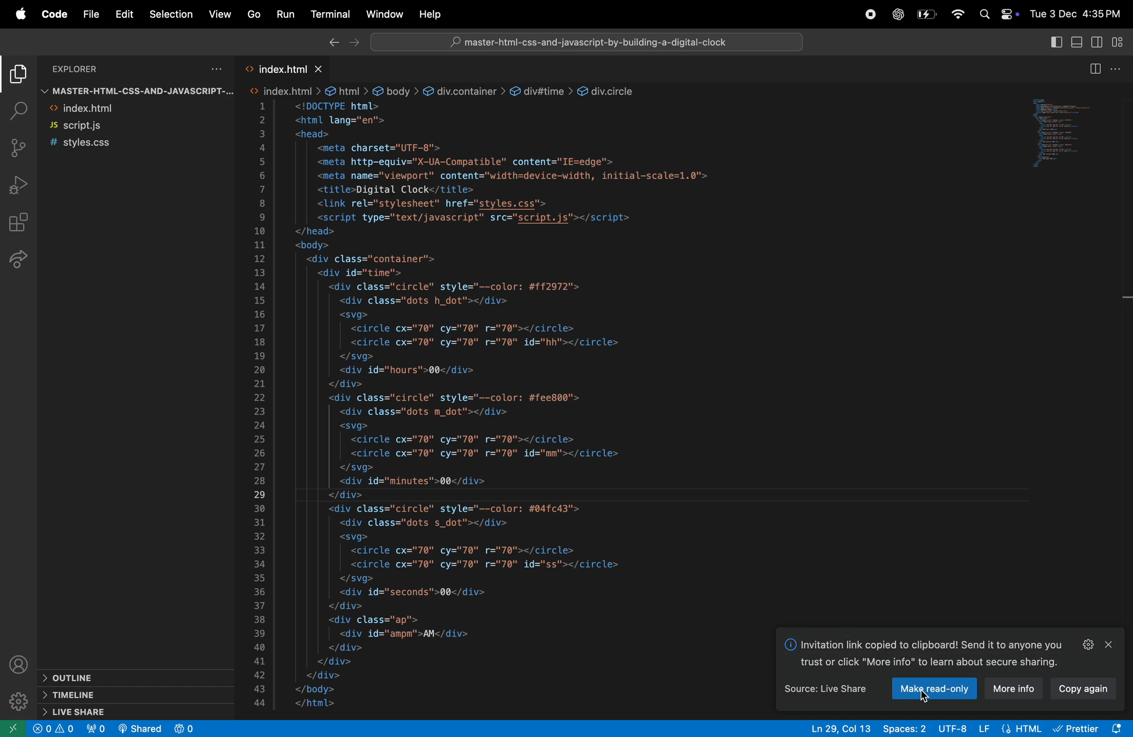  I want to click on people added, so click(188, 728).